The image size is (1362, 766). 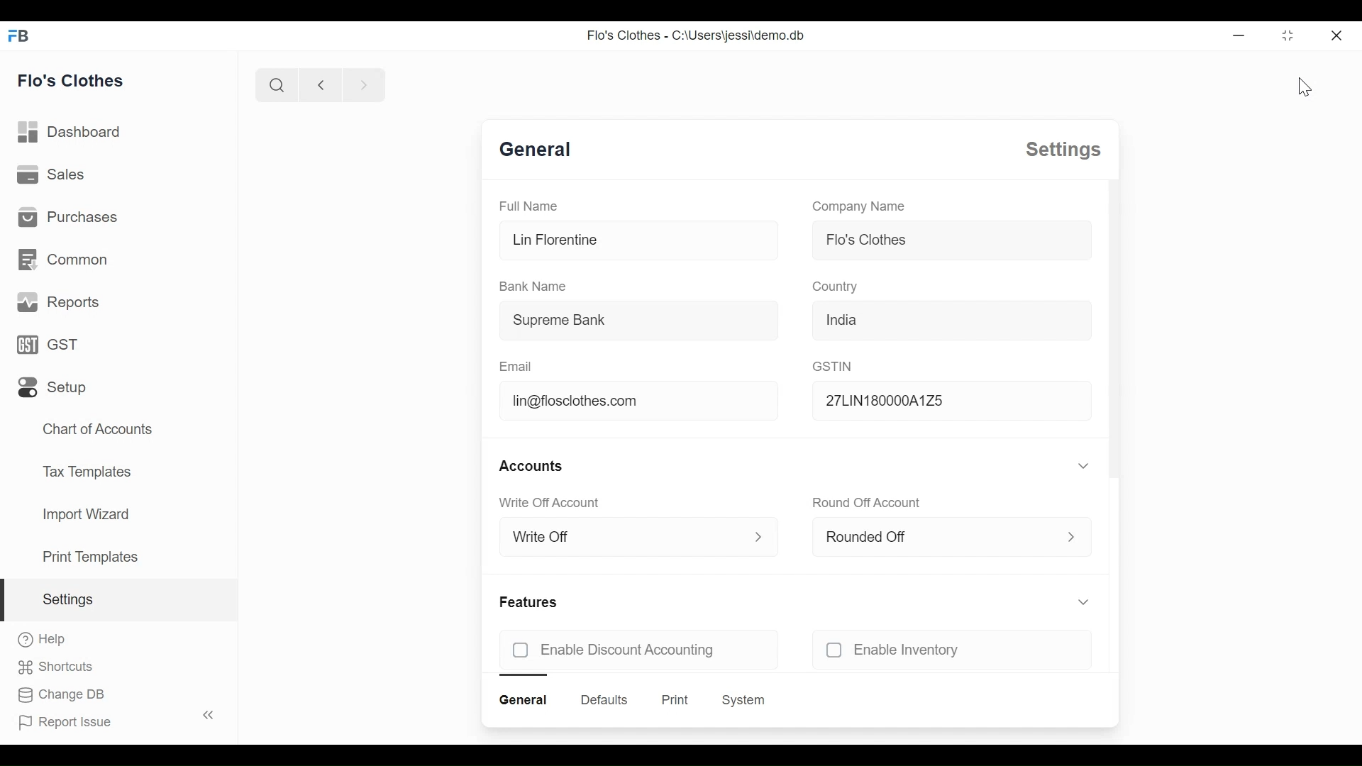 What do you see at coordinates (909, 650) in the screenshot?
I see `Enable Inventory` at bounding box center [909, 650].